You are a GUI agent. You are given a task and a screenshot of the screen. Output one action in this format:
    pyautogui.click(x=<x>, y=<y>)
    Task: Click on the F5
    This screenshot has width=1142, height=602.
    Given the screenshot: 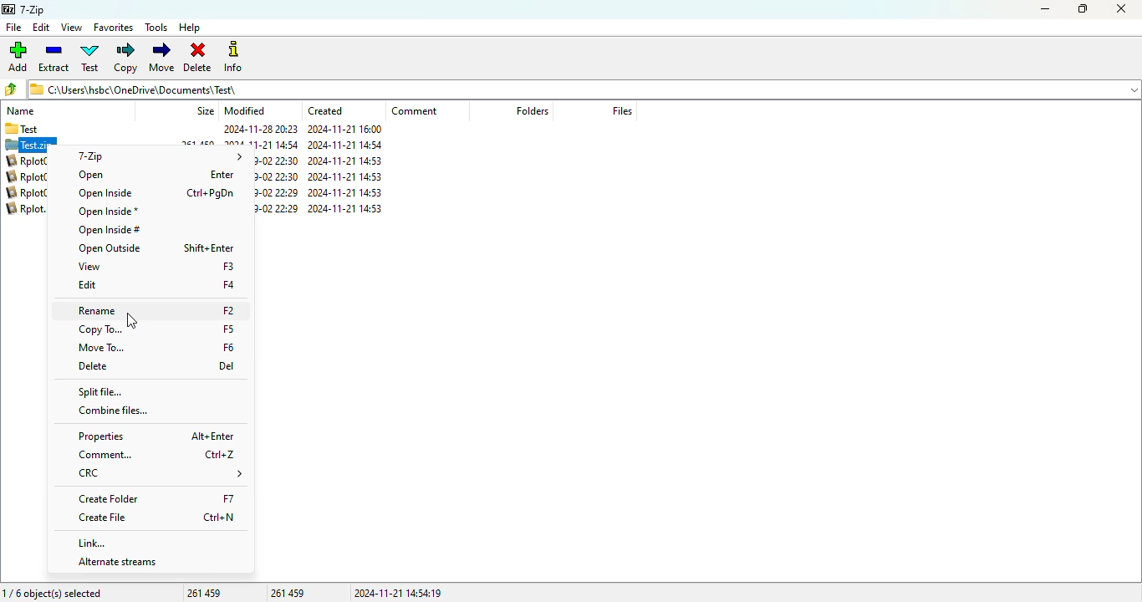 What is the action you would take?
    pyautogui.click(x=228, y=329)
    